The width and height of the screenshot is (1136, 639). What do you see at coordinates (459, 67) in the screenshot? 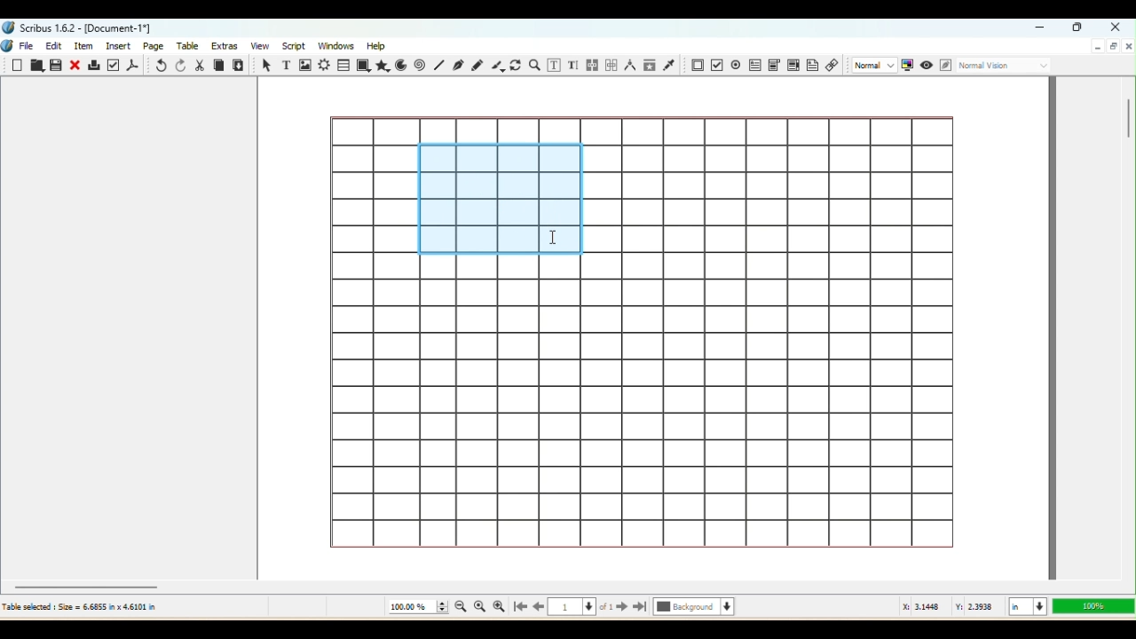
I see `Bezier curve` at bounding box center [459, 67].